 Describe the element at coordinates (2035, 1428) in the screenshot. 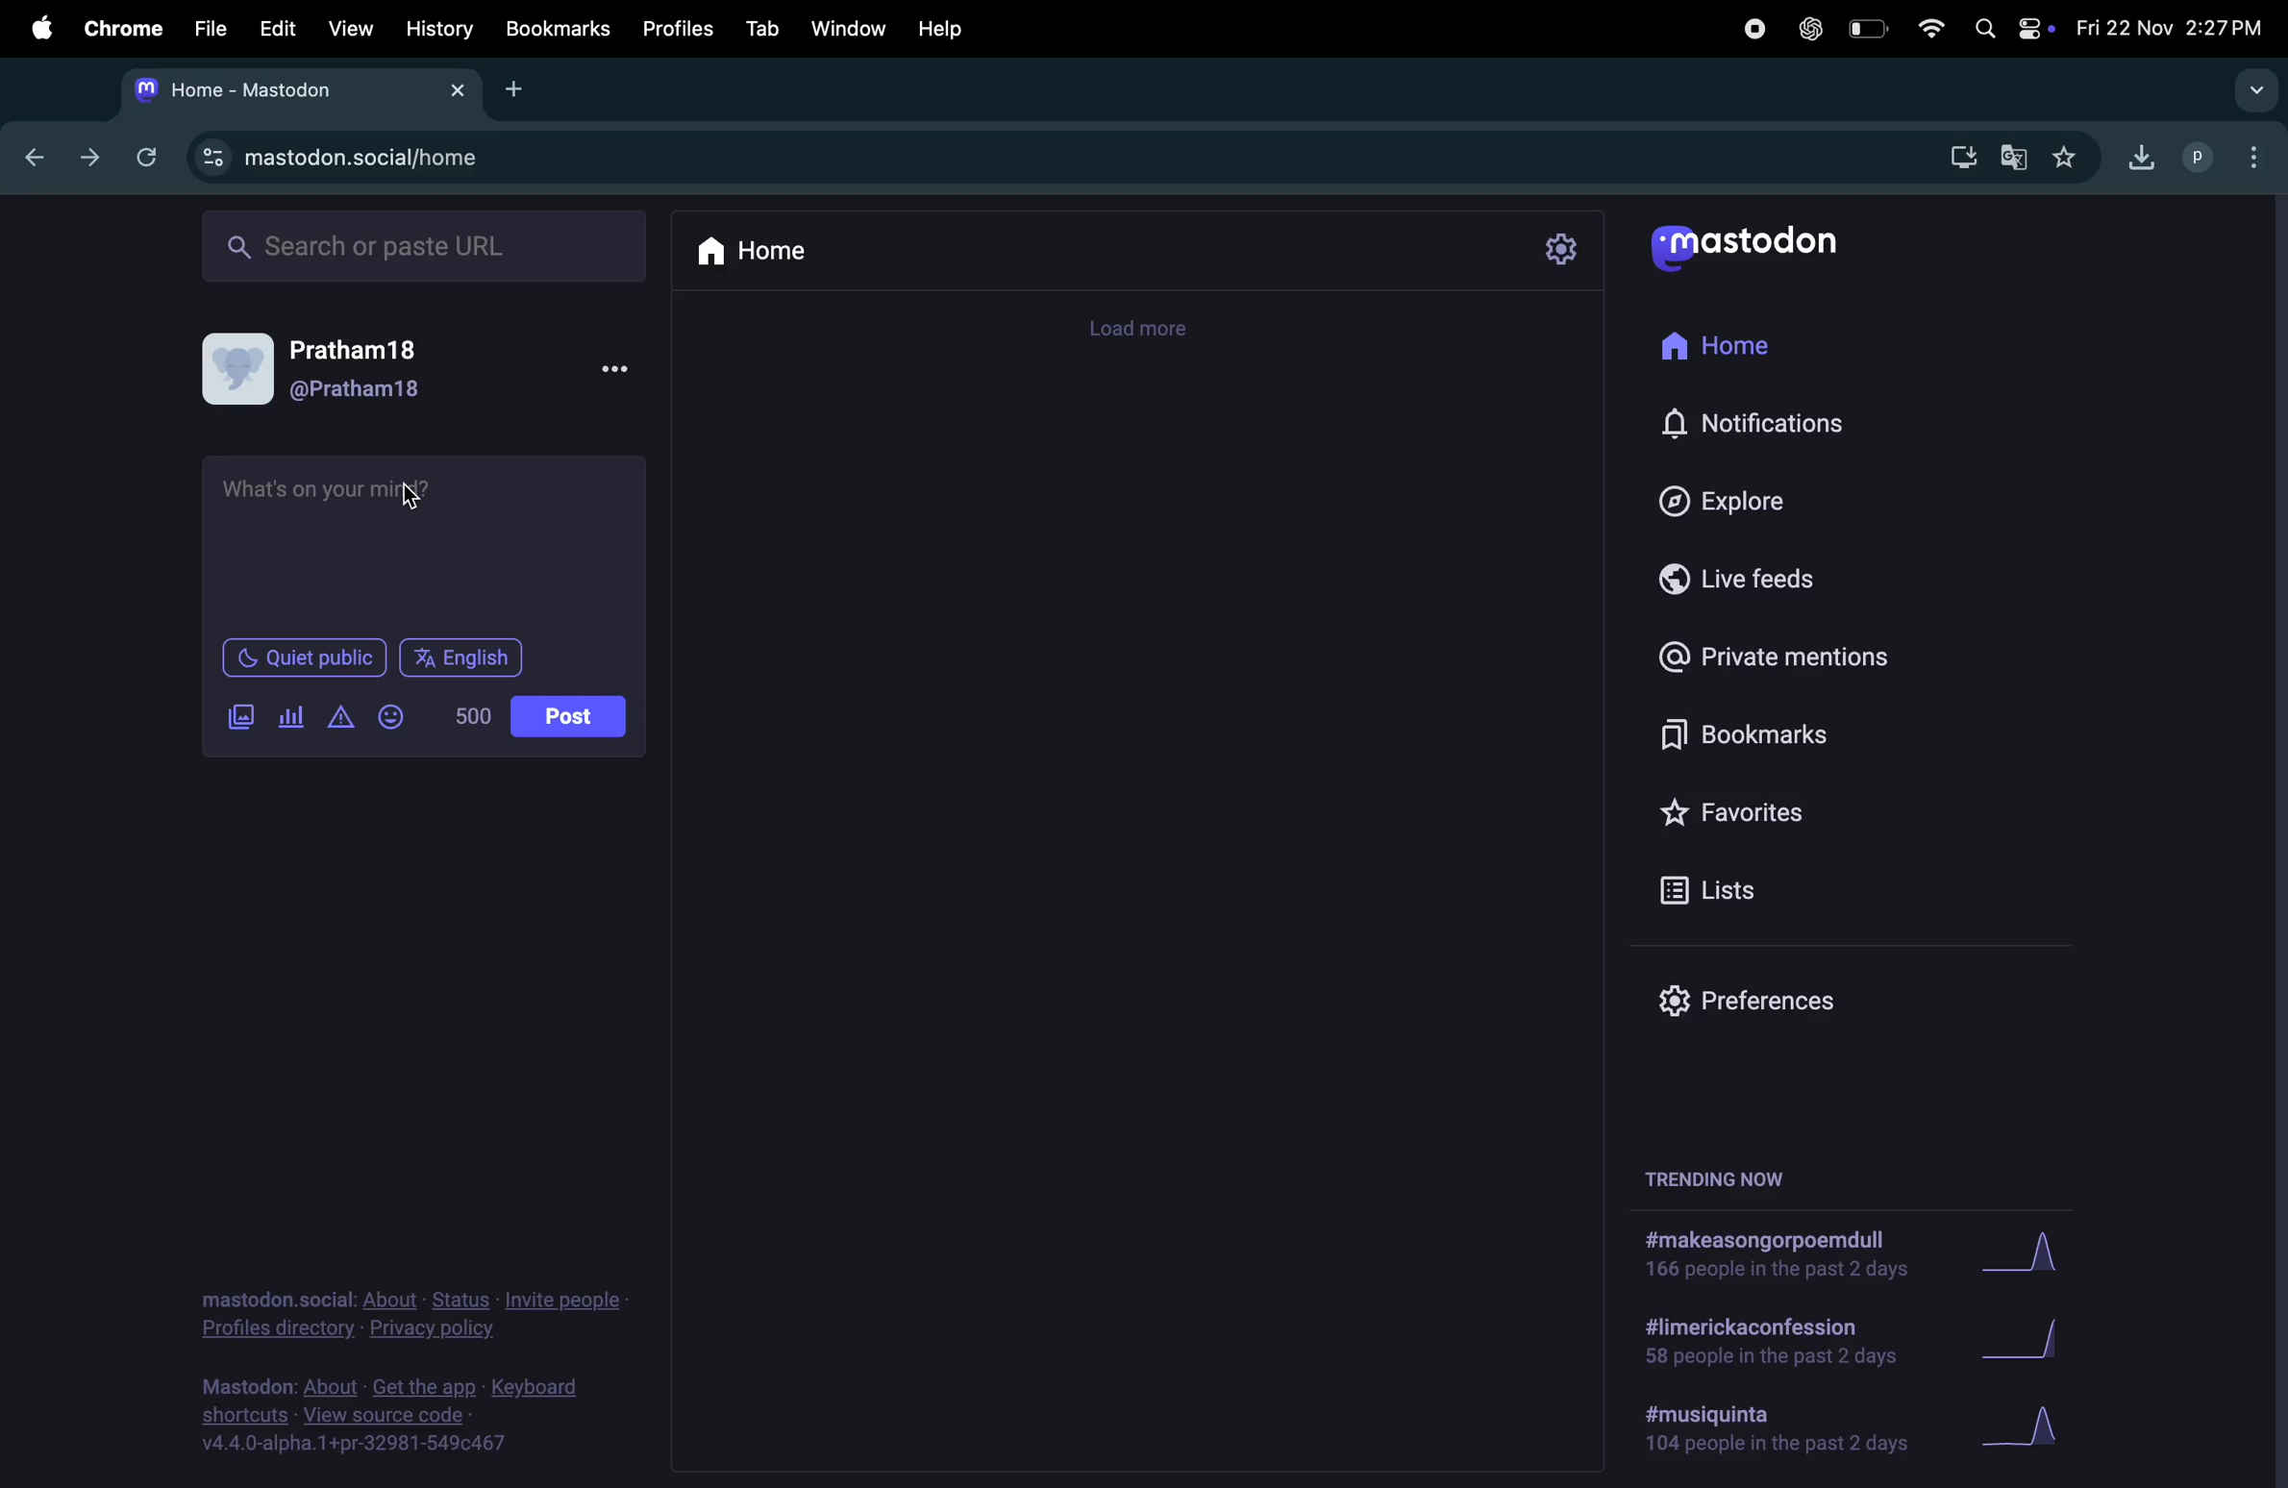

I see `graph` at that location.